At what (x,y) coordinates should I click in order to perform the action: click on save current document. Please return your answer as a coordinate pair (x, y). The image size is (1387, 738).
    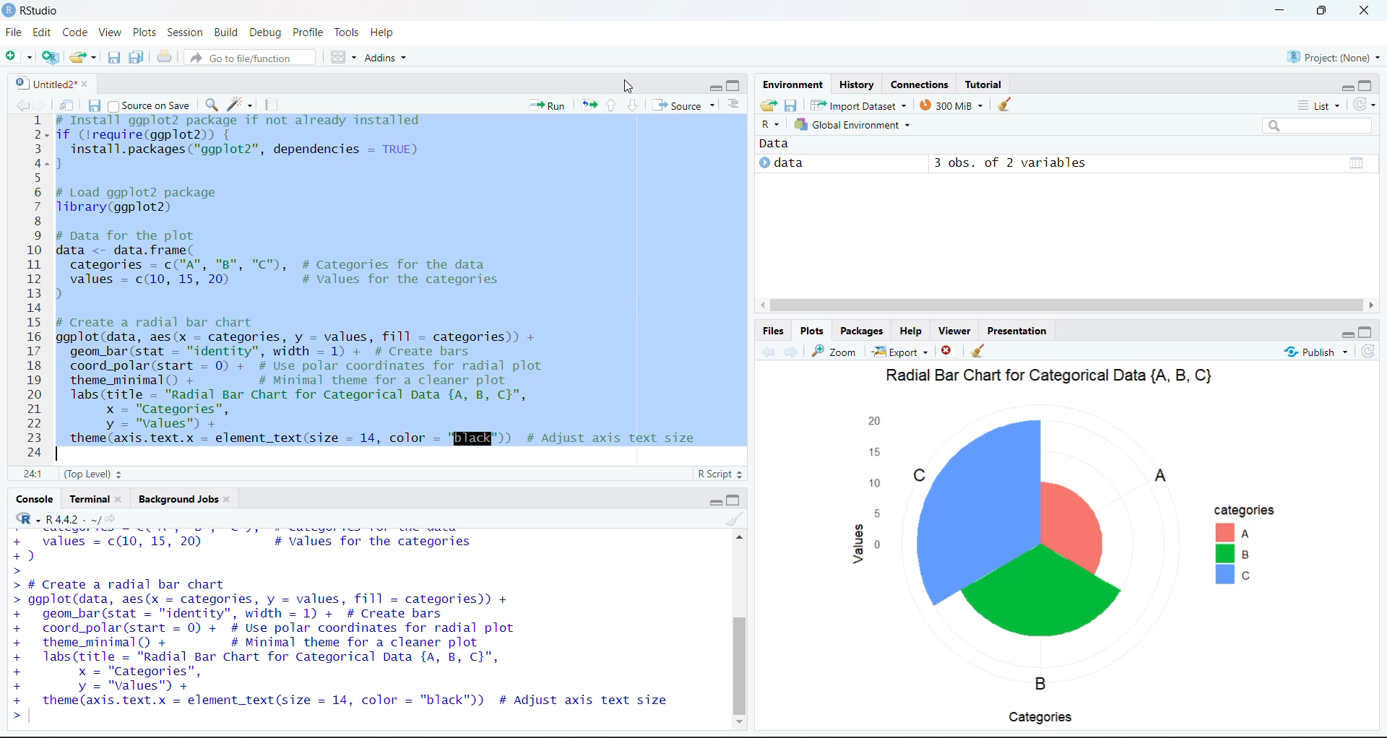
    Looking at the image, I should click on (94, 105).